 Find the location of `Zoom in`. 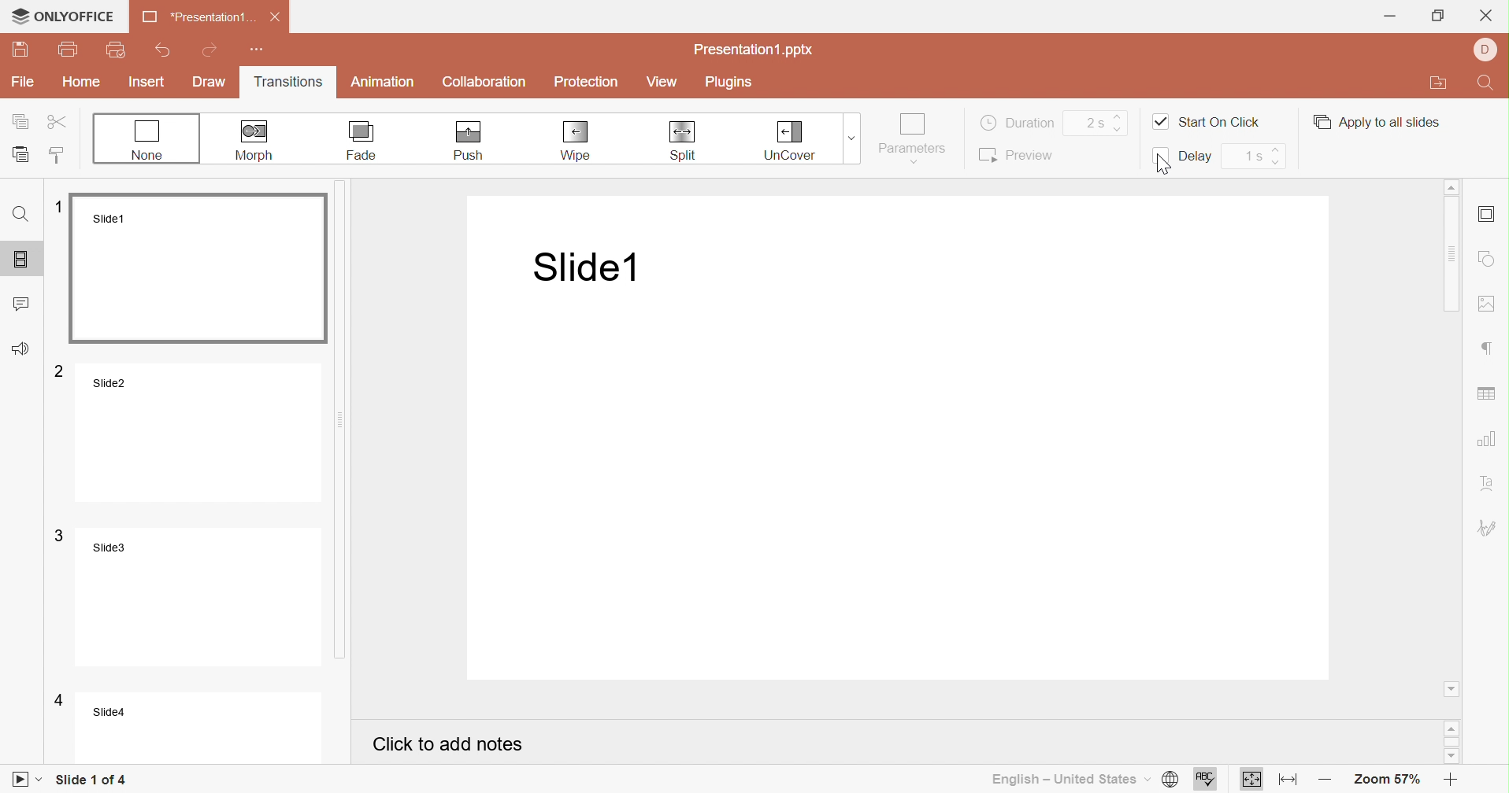

Zoom in is located at coordinates (1452, 782).